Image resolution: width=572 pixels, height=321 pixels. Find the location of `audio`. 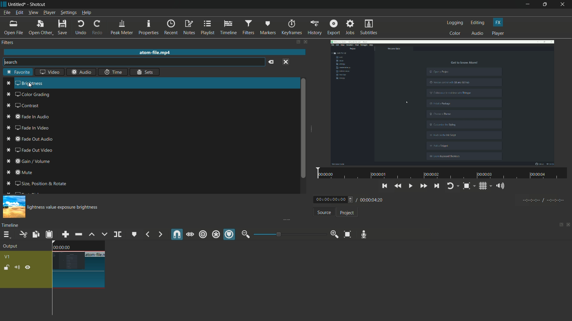

audio is located at coordinates (81, 72).